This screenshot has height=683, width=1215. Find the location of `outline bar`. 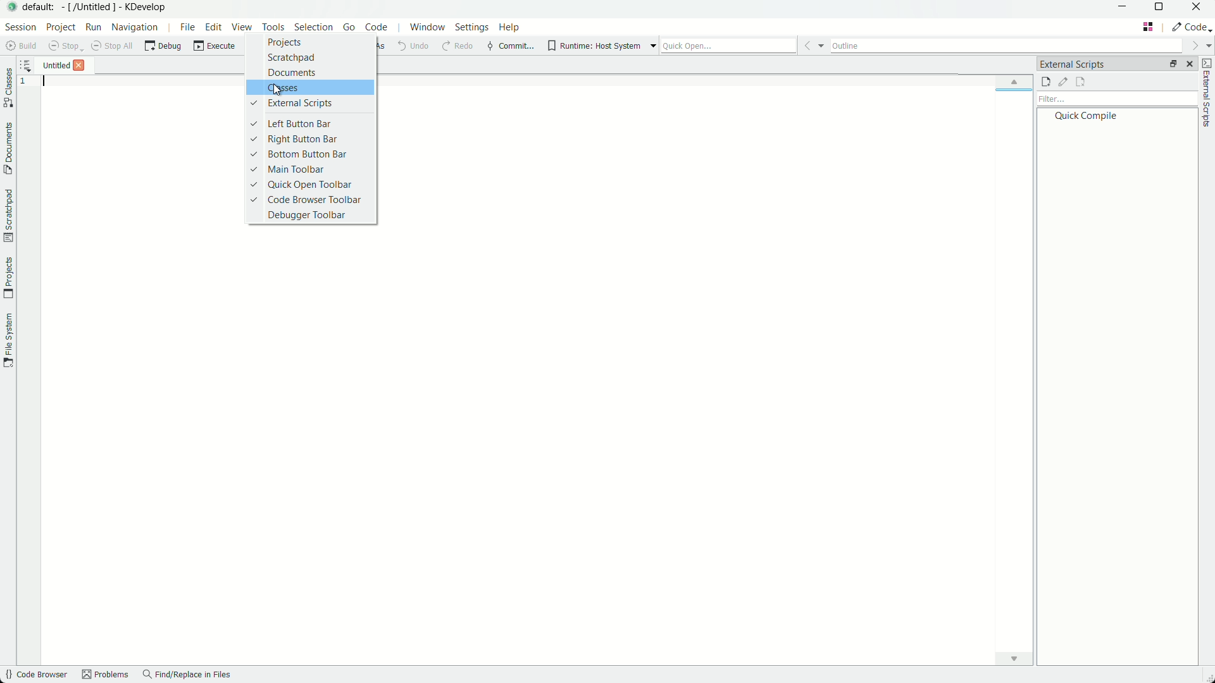

outline bar is located at coordinates (1021, 46).